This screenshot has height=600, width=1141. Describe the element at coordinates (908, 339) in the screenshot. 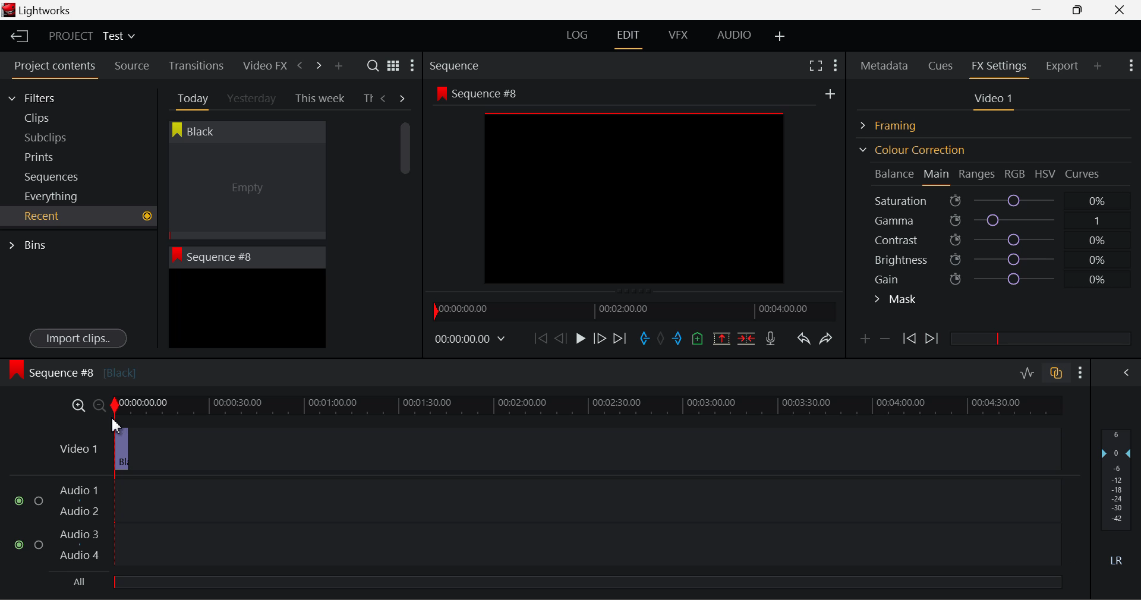

I see `Previous keyframe` at that location.